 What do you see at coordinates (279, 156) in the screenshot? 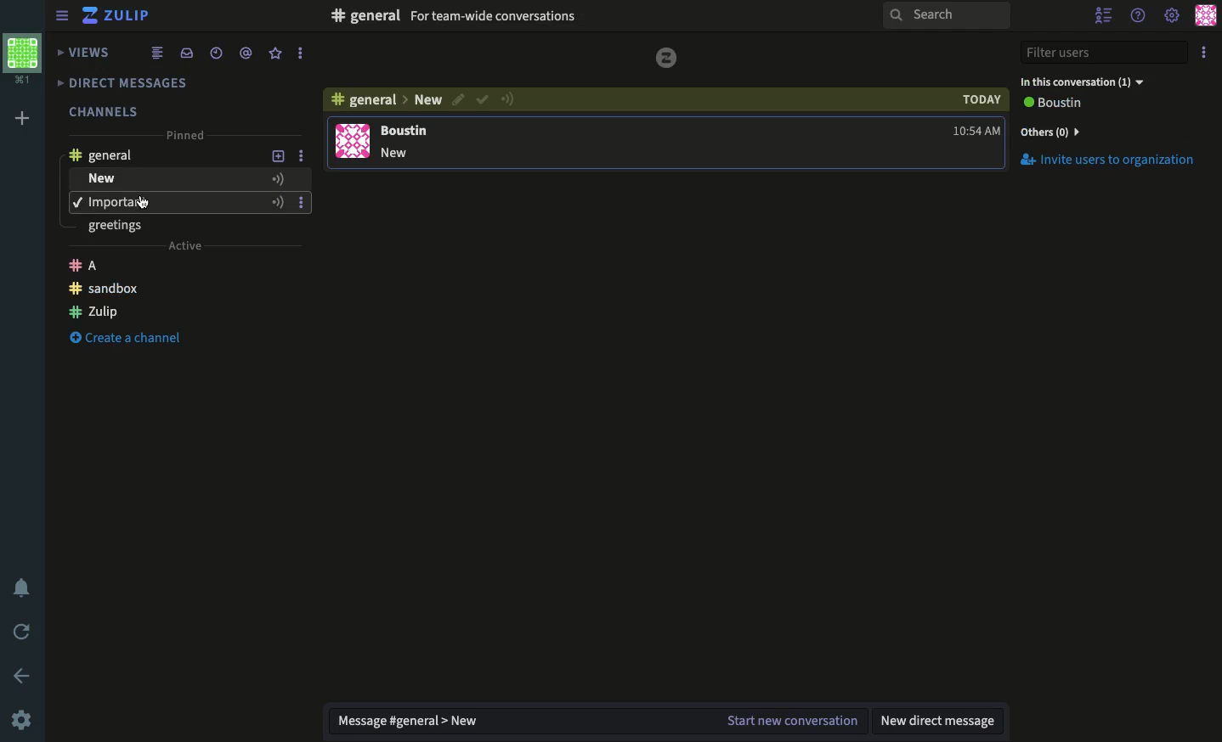
I see `Add` at bounding box center [279, 156].